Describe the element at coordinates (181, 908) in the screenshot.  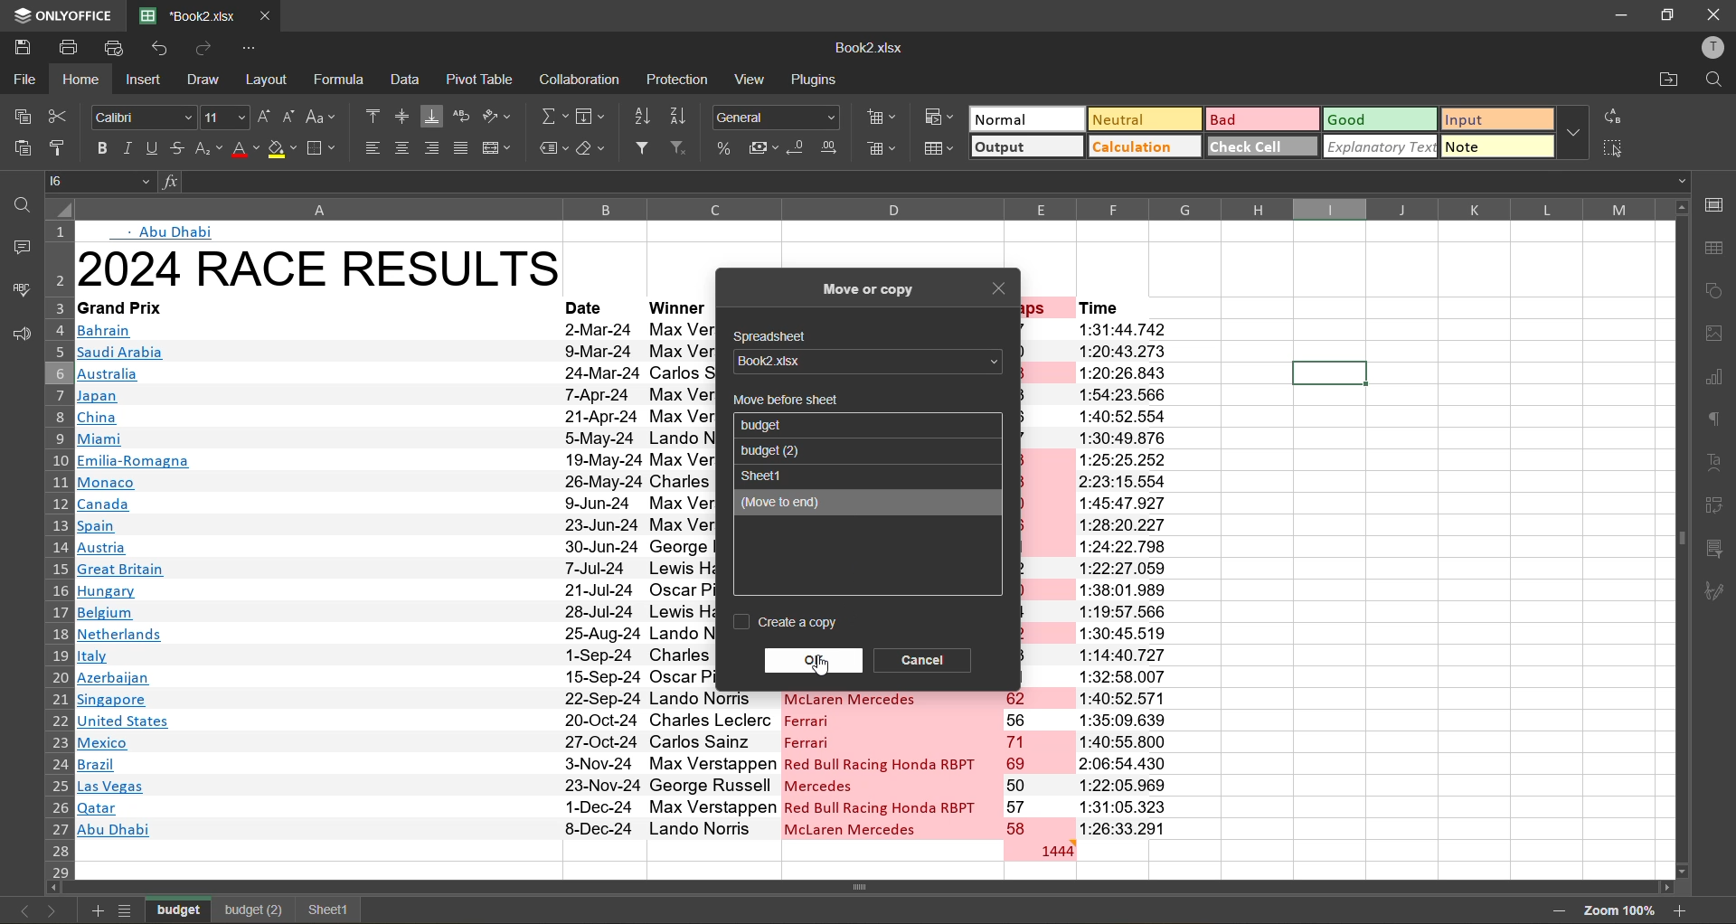
I see `sheet names` at that location.